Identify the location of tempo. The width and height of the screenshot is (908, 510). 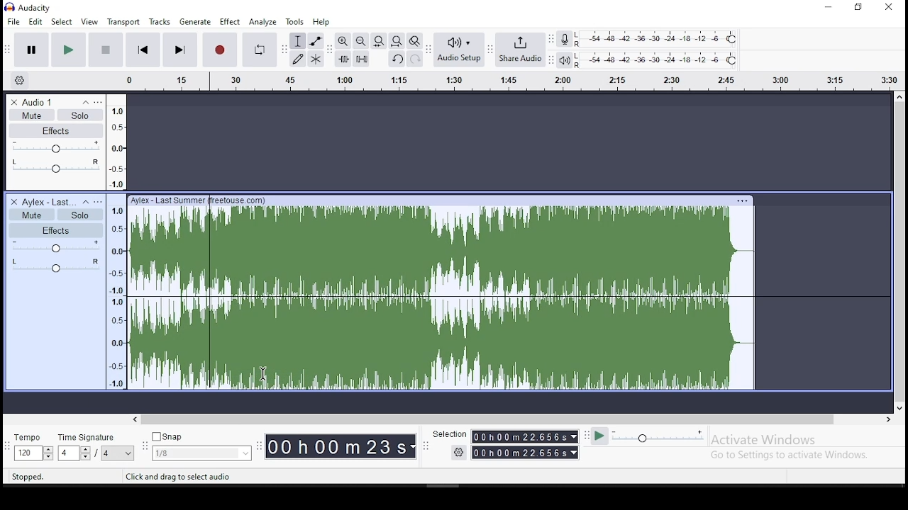
(31, 447).